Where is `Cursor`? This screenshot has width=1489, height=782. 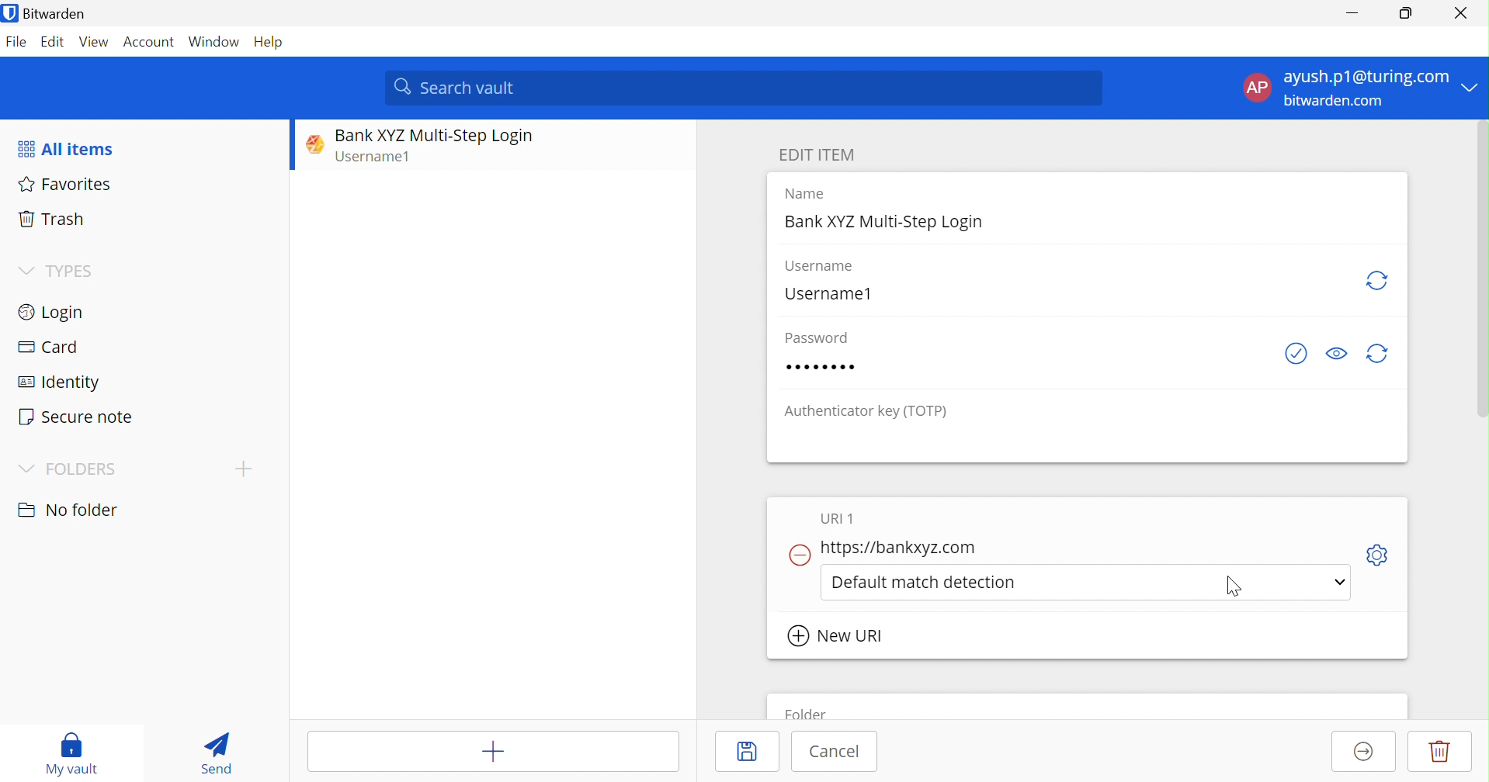 Cursor is located at coordinates (1228, 586).